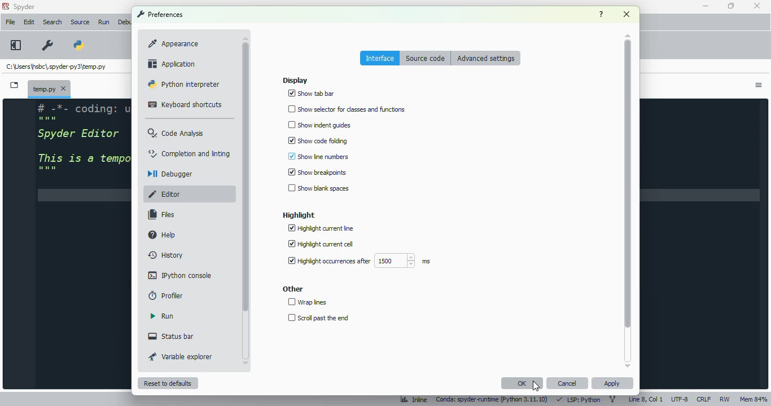 Image resolution: width=771 pixels, height=406 pixels. Describe the element at coordinates (320, 244) in the screenshot. I see `highlight current cell` at that location.